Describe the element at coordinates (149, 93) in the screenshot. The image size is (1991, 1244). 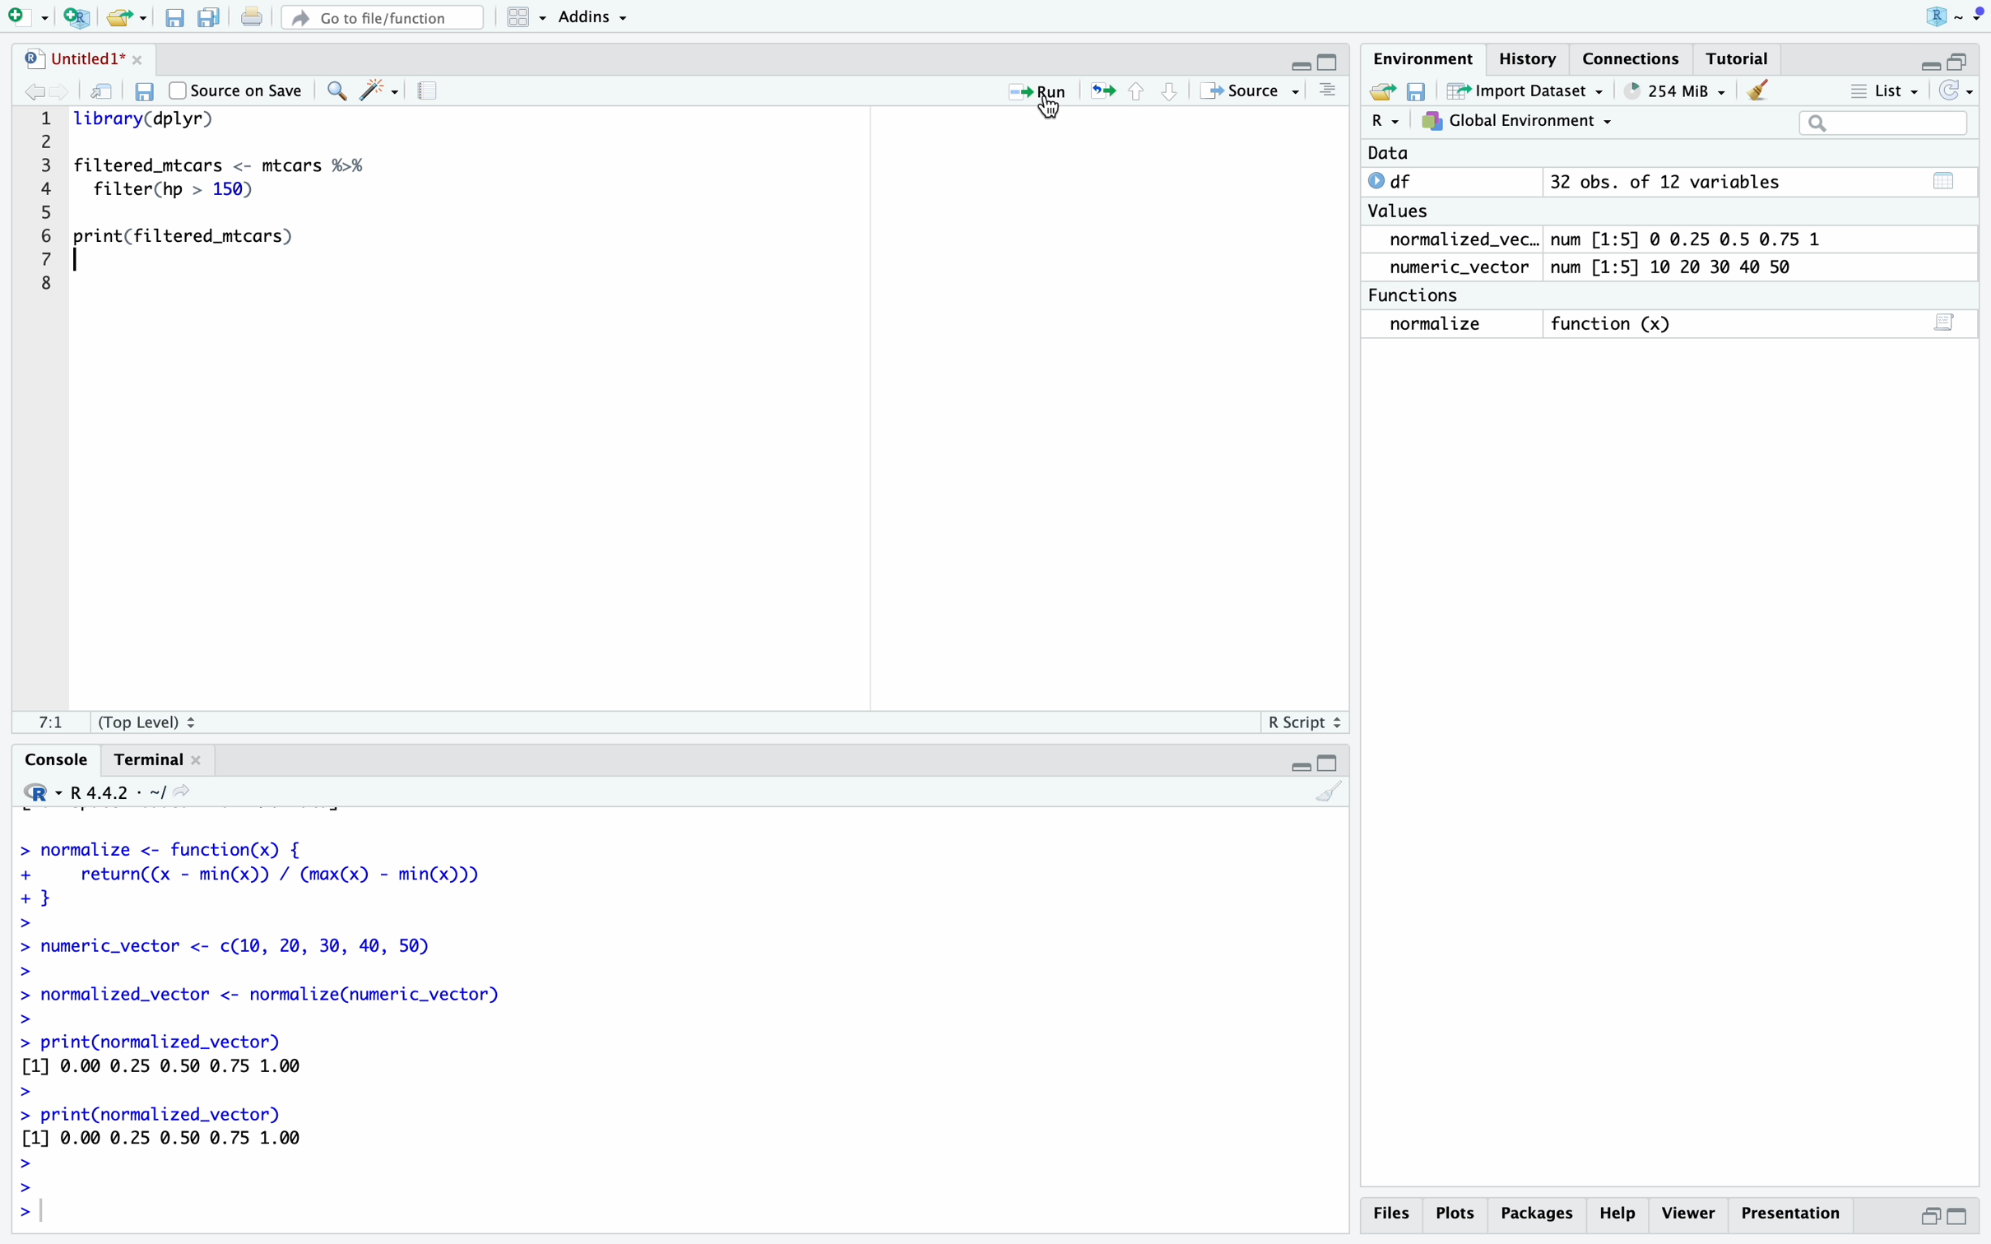
I see `save` at that location.